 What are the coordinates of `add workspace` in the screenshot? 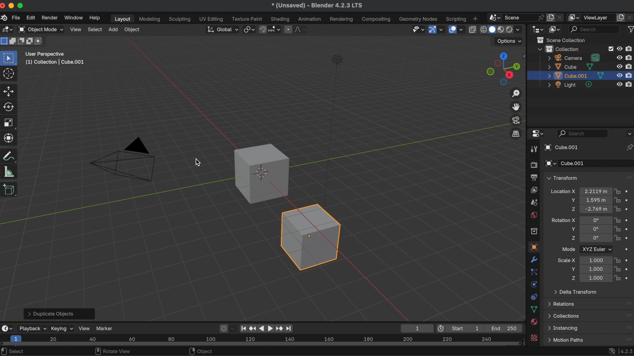 It's located at (475, 18).